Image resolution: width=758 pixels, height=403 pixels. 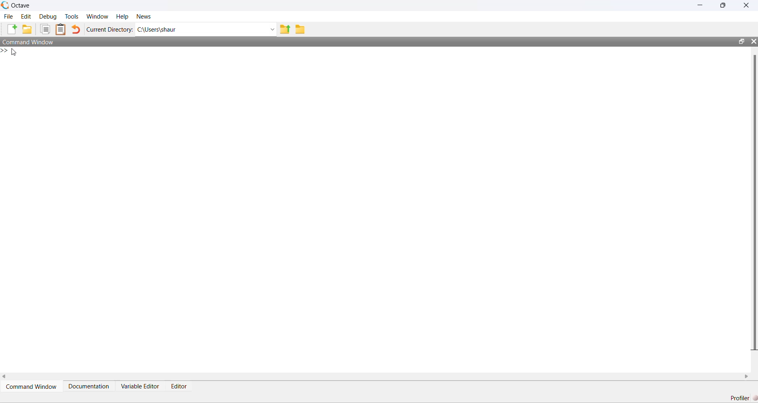 I want to click on News, so click(x=144, y=17).